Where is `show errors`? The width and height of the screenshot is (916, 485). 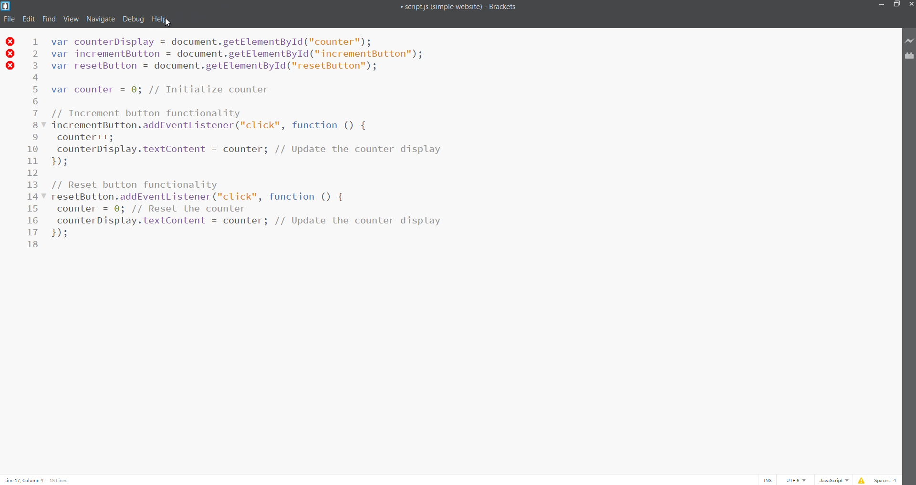 show errors is located at coordinates (861, 479).